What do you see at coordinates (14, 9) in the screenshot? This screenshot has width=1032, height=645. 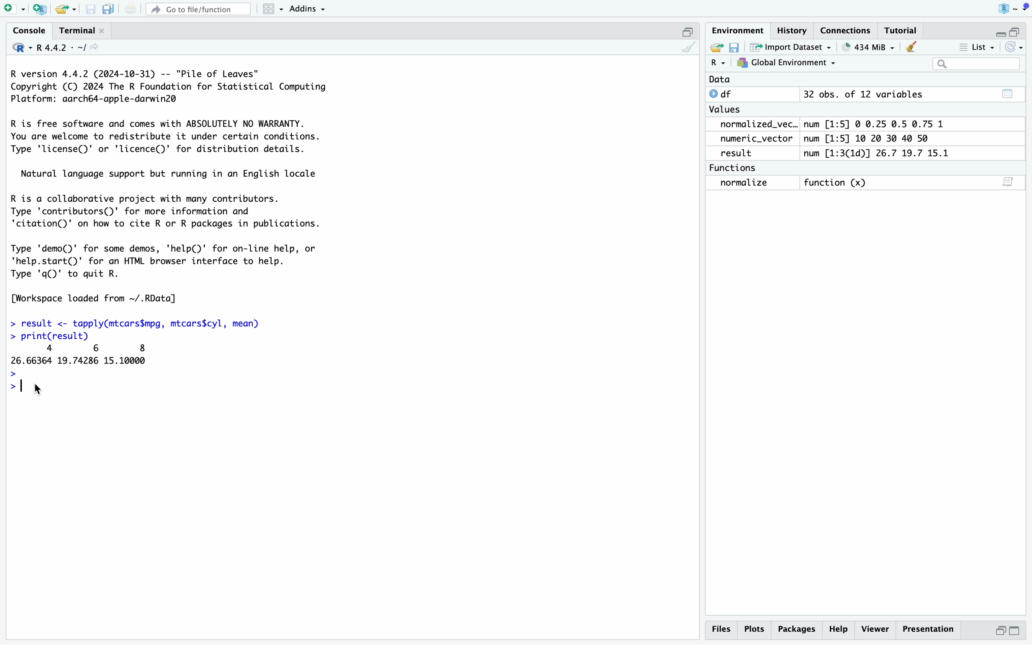 I see `Open new file` at bounding box center [14, 9].